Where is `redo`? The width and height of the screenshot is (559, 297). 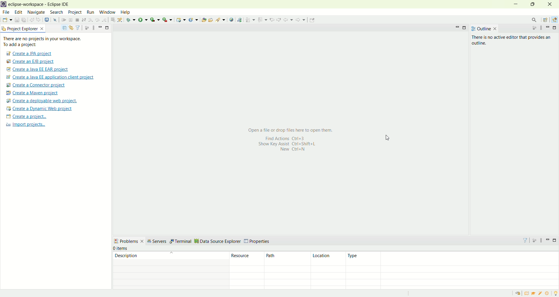
redo is located at coordinates (38, 20).